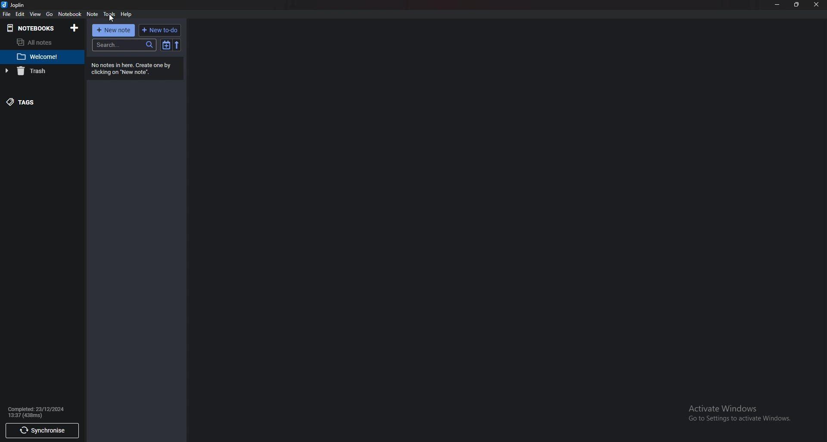 The height and width of the screenshot is (442, 827). I want to click on Resize, so click(796, 4).